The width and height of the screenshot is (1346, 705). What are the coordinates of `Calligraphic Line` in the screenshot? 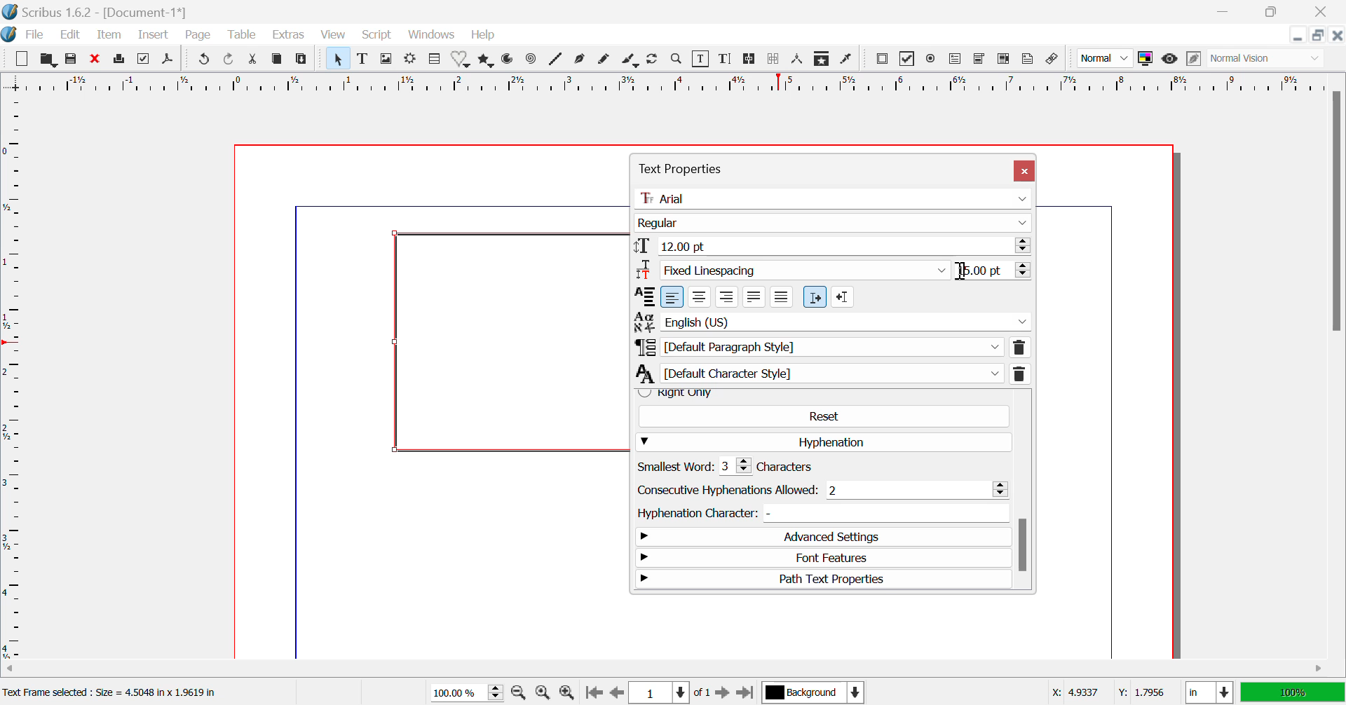 It's located at (630, 60).